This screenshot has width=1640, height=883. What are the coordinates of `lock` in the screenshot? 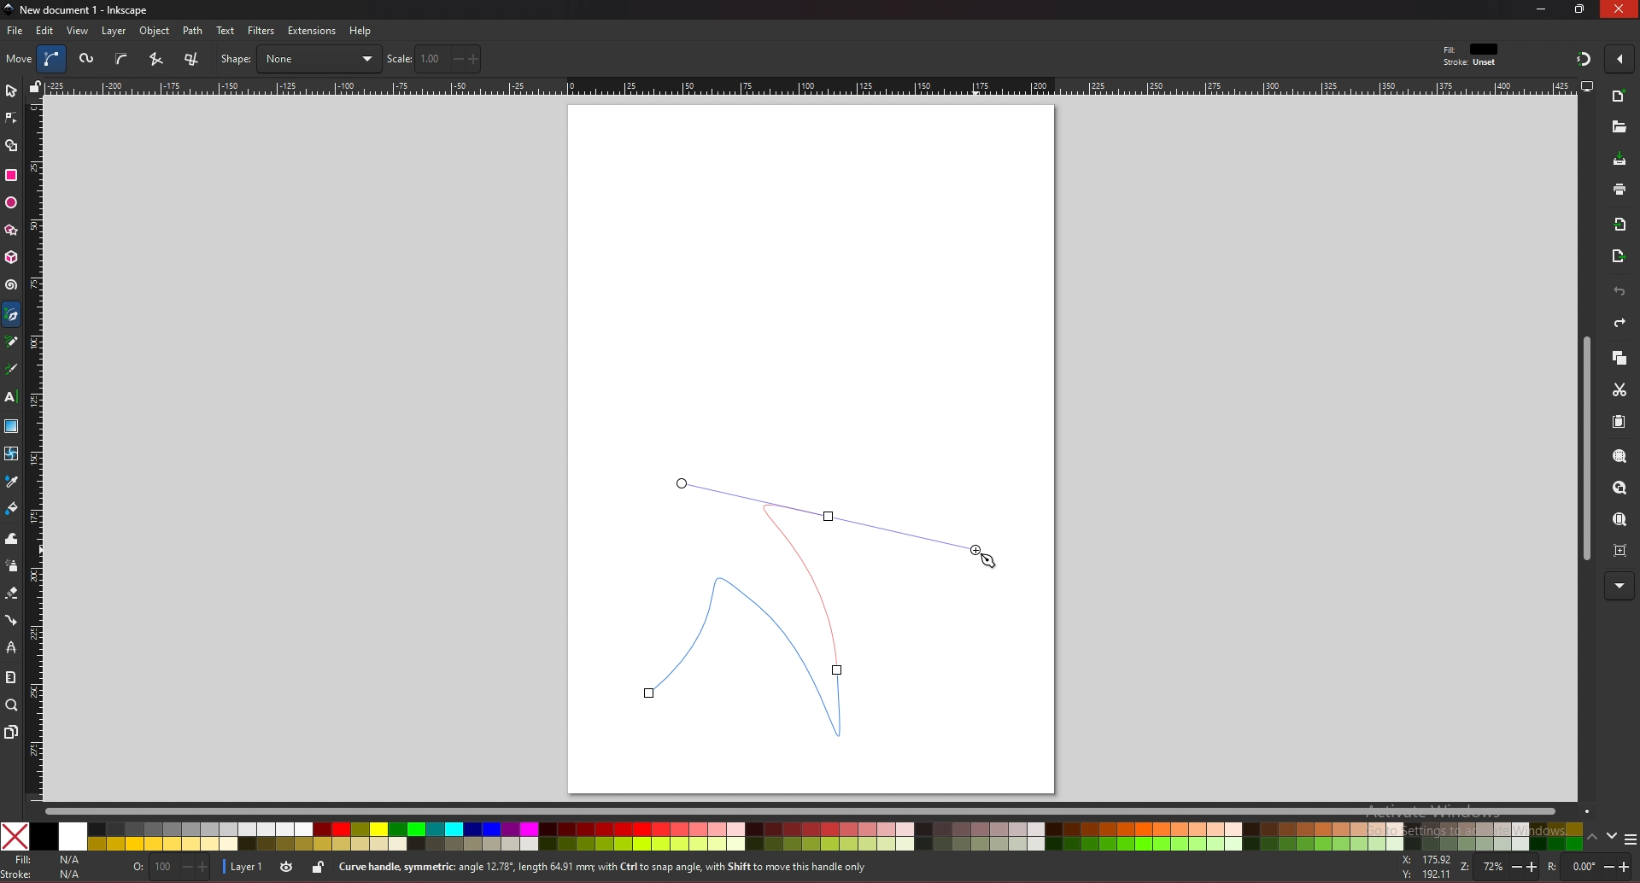 It's located at (318, 867).